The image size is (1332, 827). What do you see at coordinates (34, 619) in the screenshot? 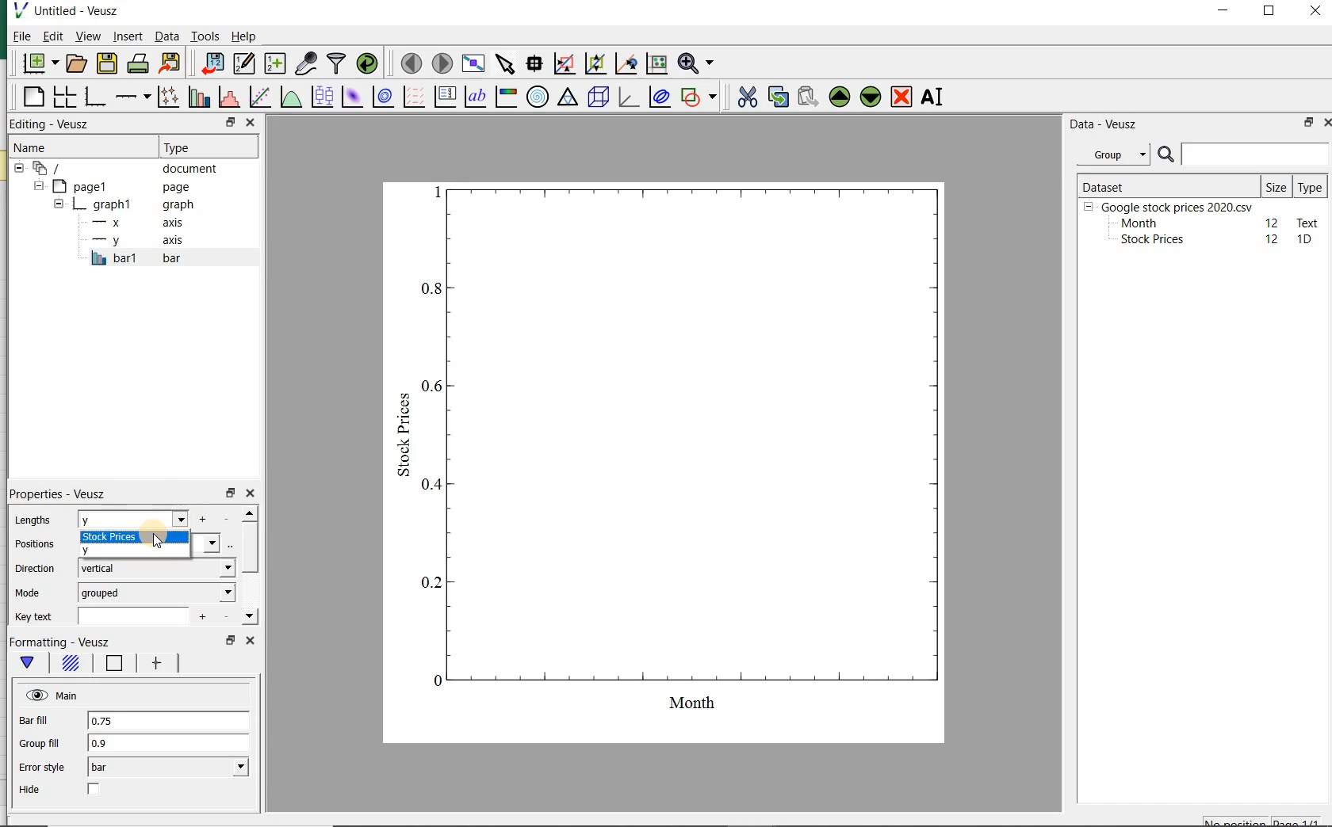
I see `Key text` at bounding box center [34, 619].